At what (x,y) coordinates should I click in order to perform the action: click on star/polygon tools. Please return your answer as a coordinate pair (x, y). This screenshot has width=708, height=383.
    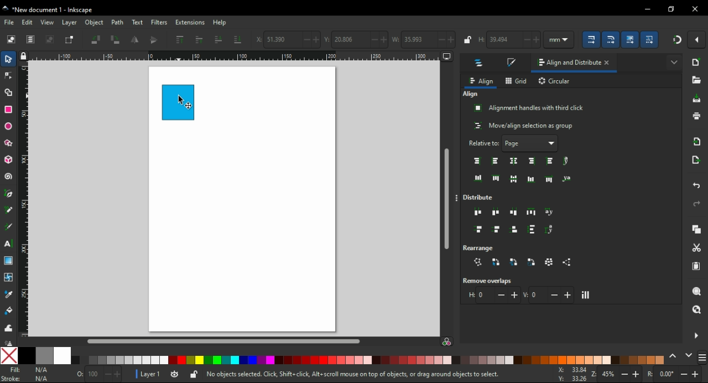
    Looking at the image, I should click on (9, 141).